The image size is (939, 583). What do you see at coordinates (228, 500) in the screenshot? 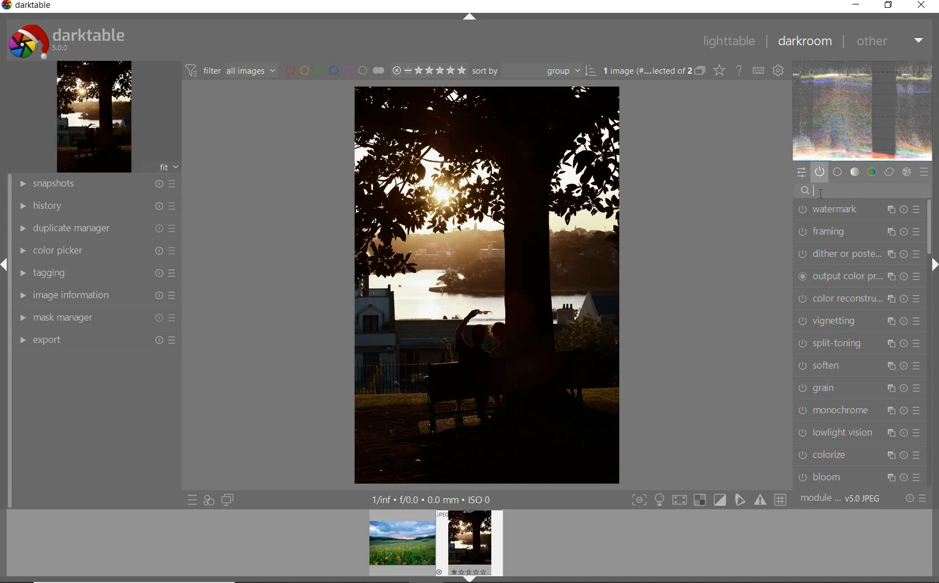
I see `display a second darkroom image widow` at bounding box center [228, 500].